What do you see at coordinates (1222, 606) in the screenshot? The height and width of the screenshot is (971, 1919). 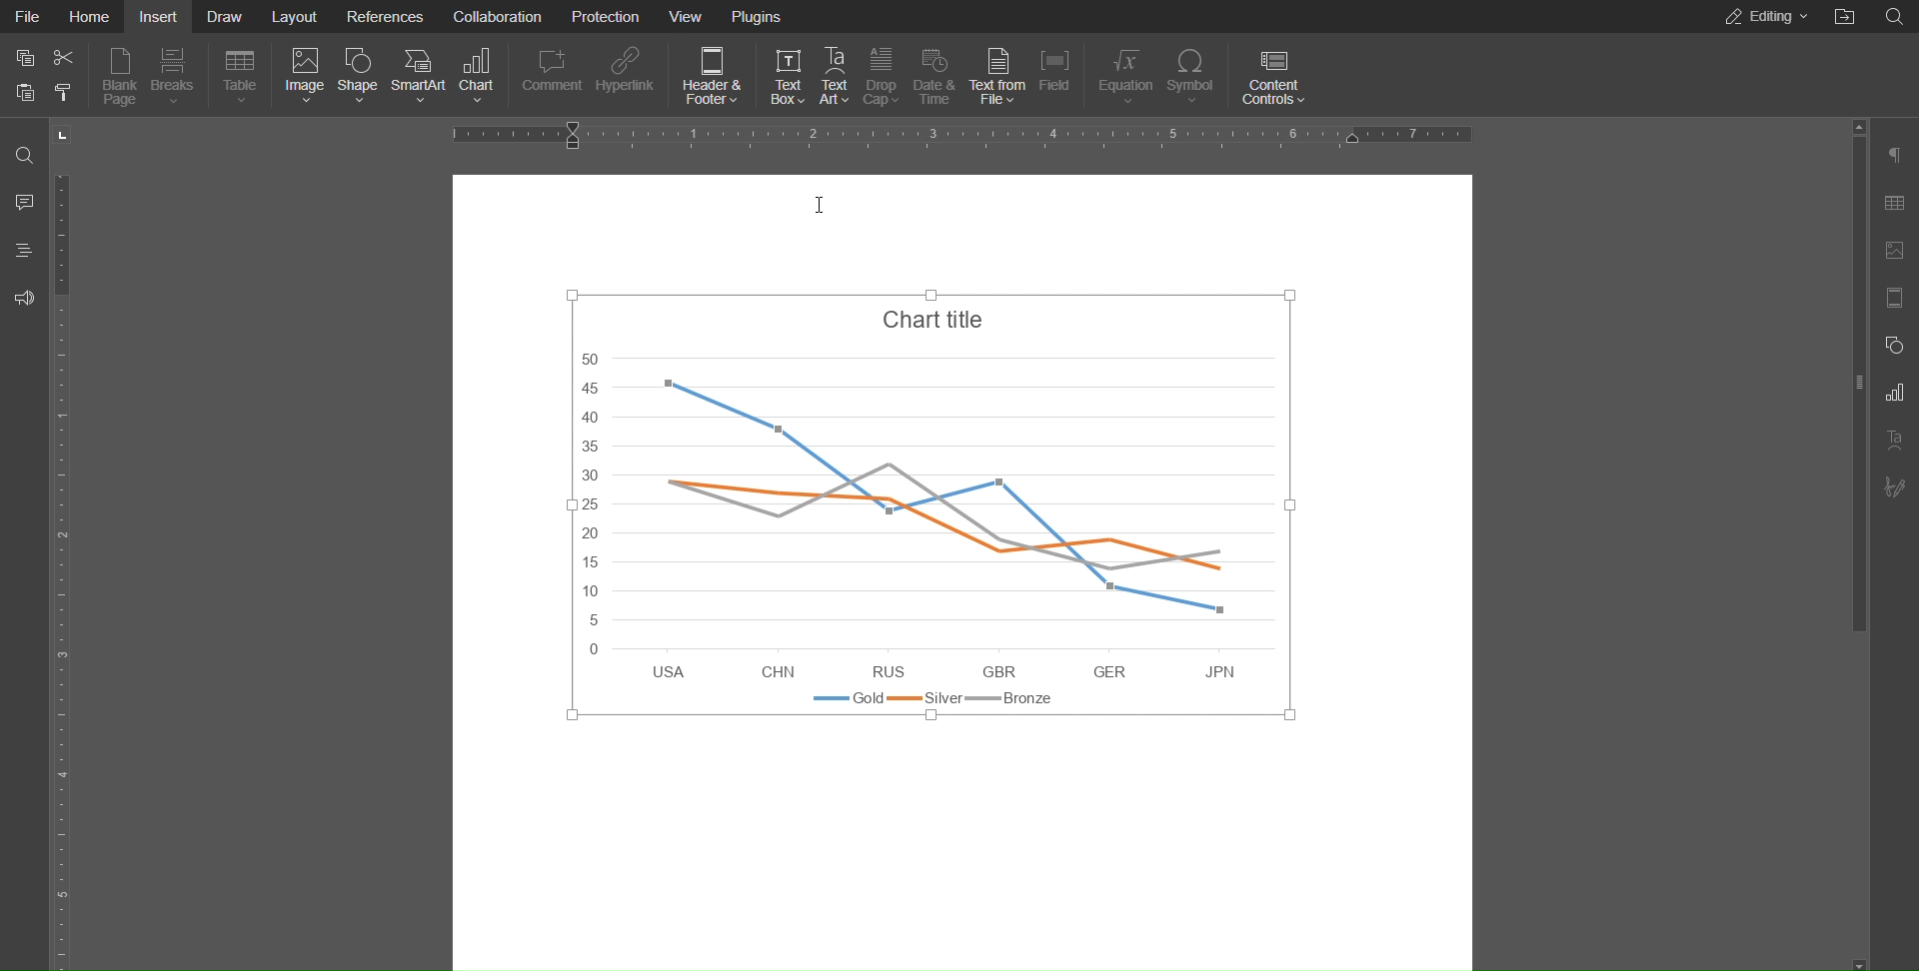 I see `Highlighted Point` at bounding box center [1222, 606].